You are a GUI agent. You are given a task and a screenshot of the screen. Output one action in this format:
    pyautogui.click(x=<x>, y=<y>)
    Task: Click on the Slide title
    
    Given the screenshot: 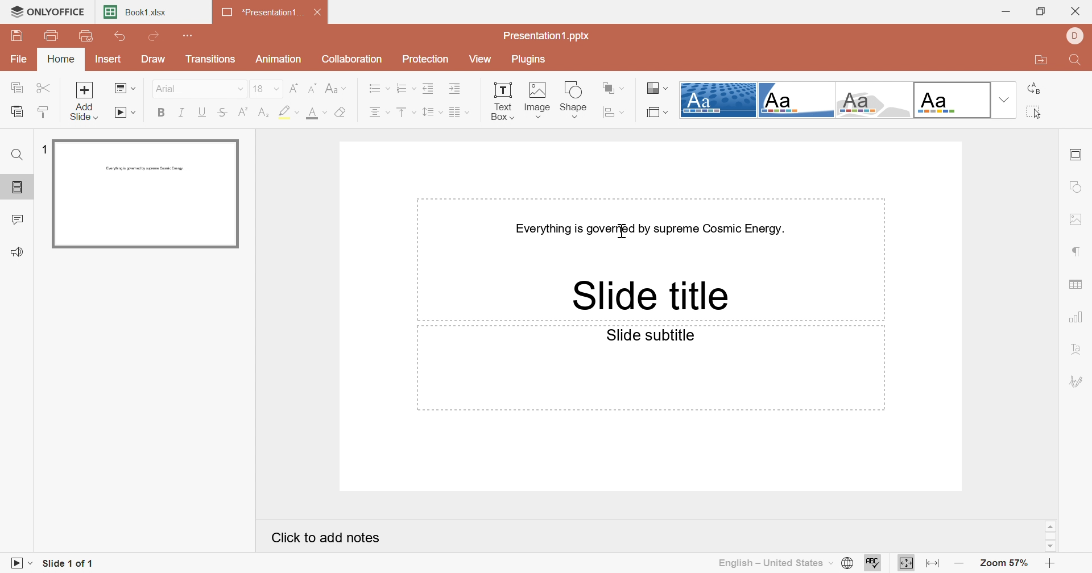 What is the action you would take?
    pyautogui.click(x=645, y=297)
    